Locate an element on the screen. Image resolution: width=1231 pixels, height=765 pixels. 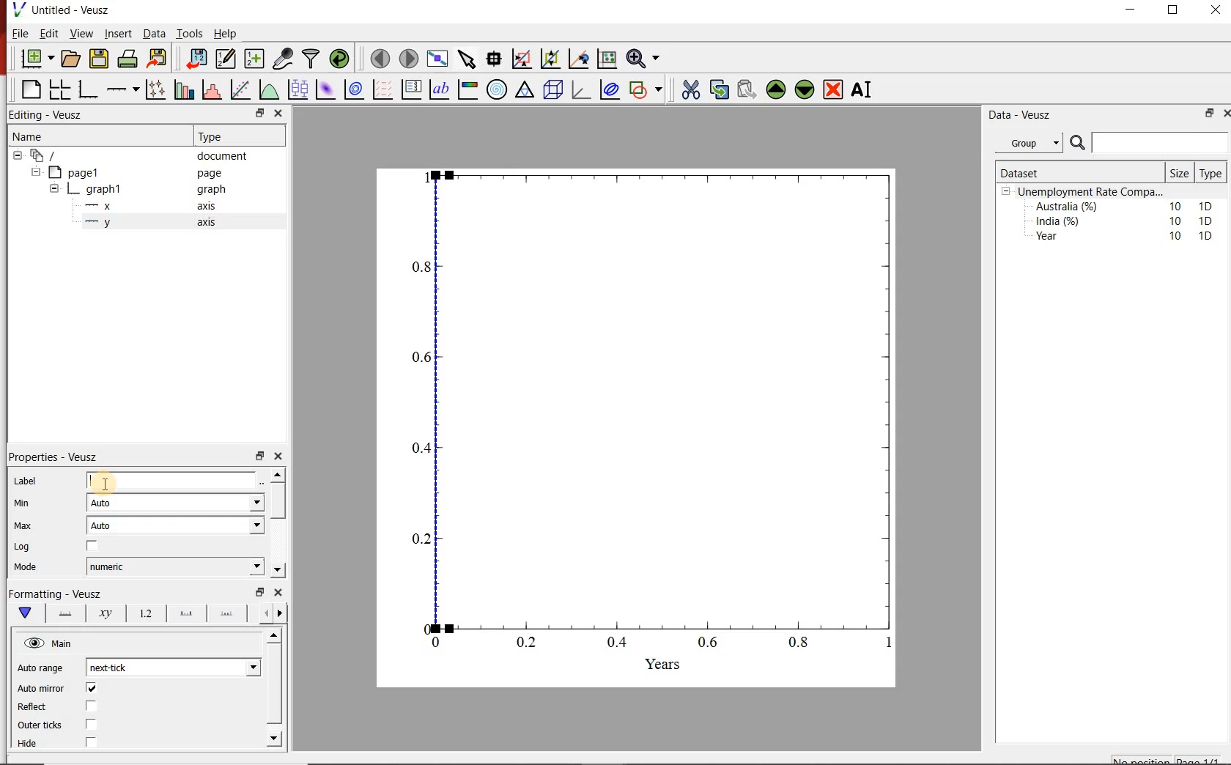
checkbox is located at coordinates (91, 742).